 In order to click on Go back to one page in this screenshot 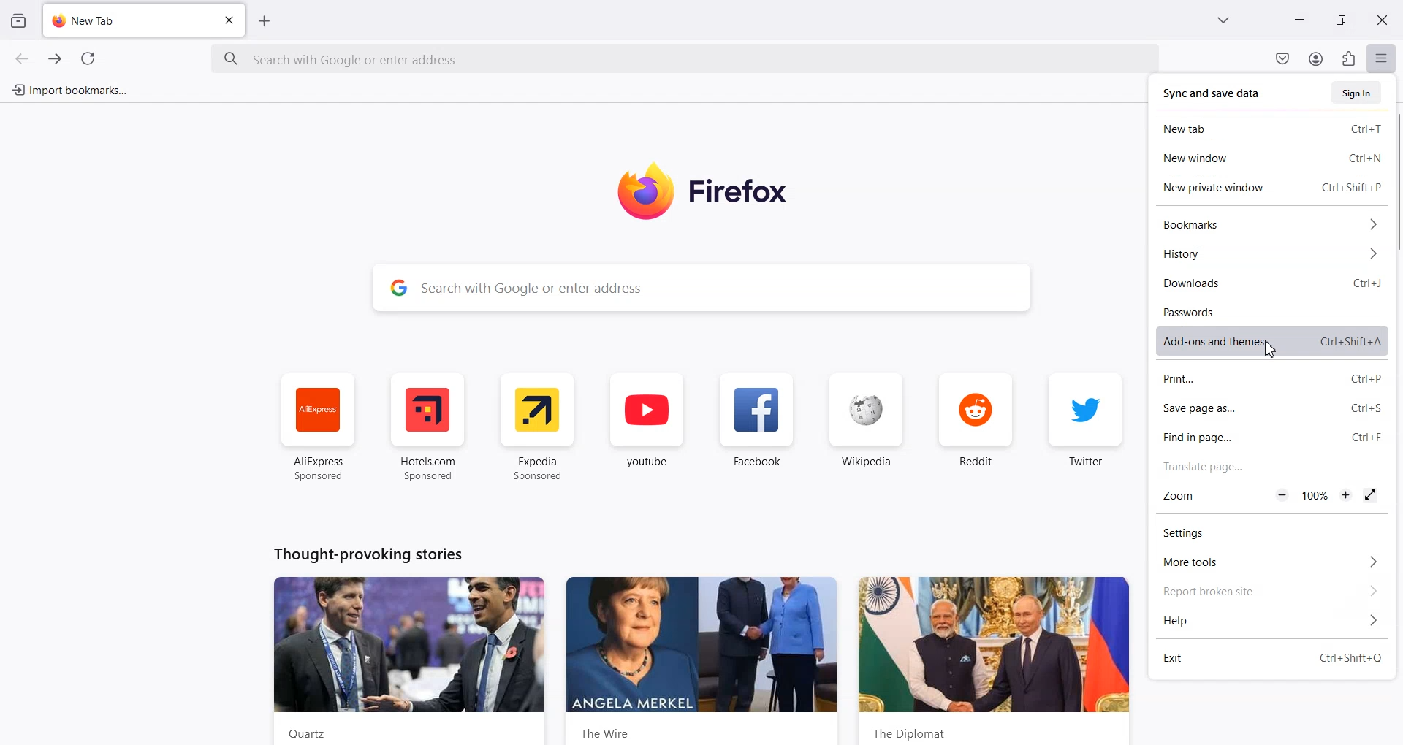, I will do `click(21, 58)`.